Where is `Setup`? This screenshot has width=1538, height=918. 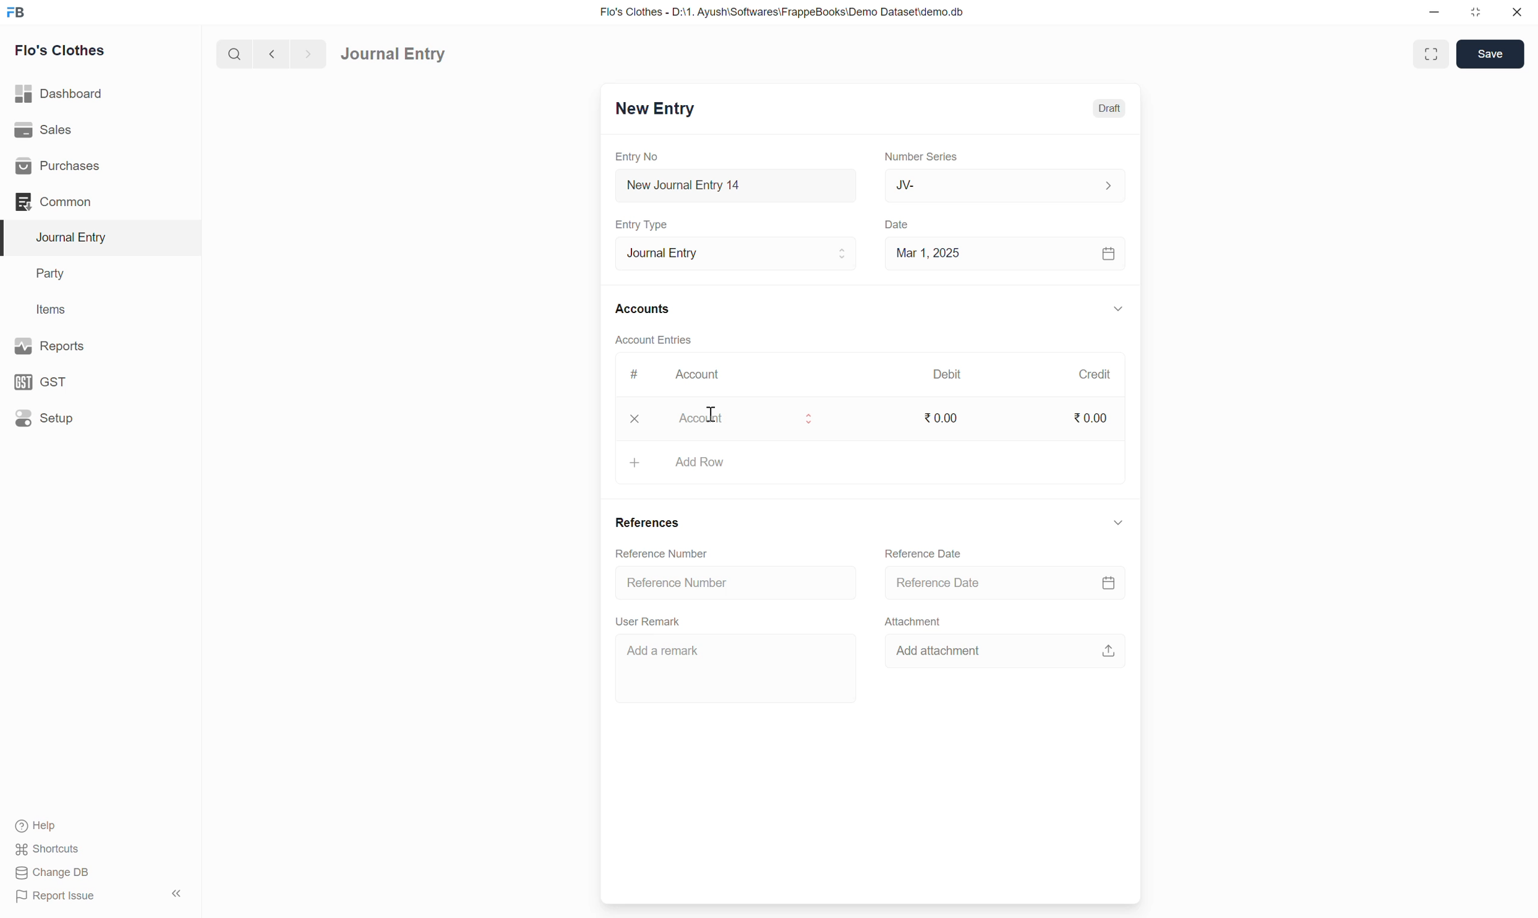
Setup is located at coordinates (45, 418).